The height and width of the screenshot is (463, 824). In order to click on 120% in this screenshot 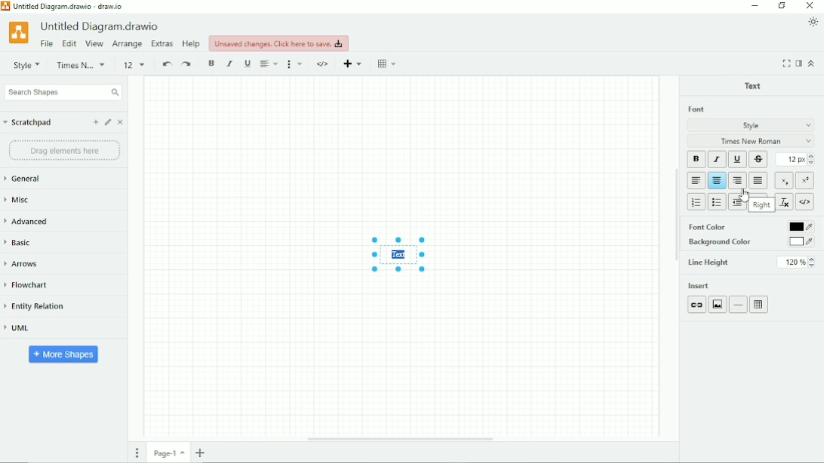, I will do `click(800, 262)`.